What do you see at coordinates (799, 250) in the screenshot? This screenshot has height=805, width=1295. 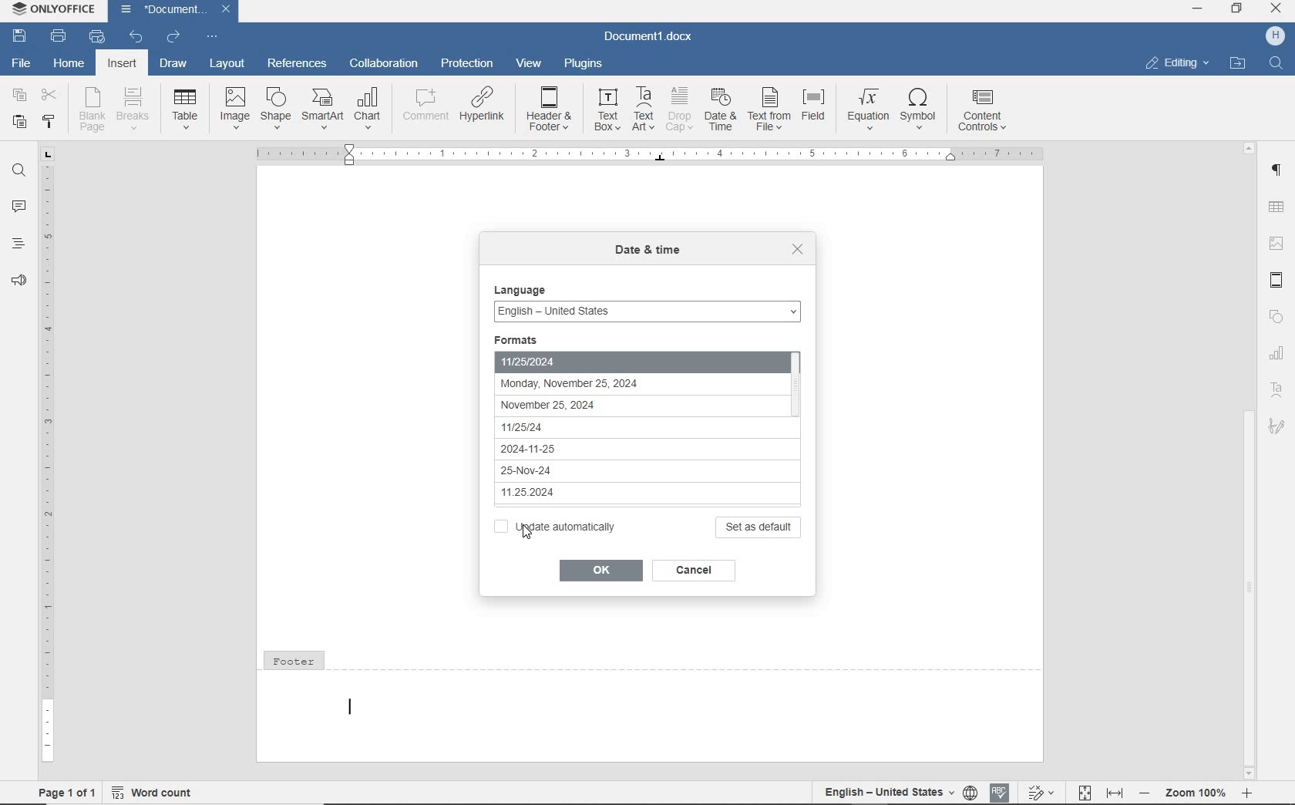 I see `close` at bounding box center [799, 250].